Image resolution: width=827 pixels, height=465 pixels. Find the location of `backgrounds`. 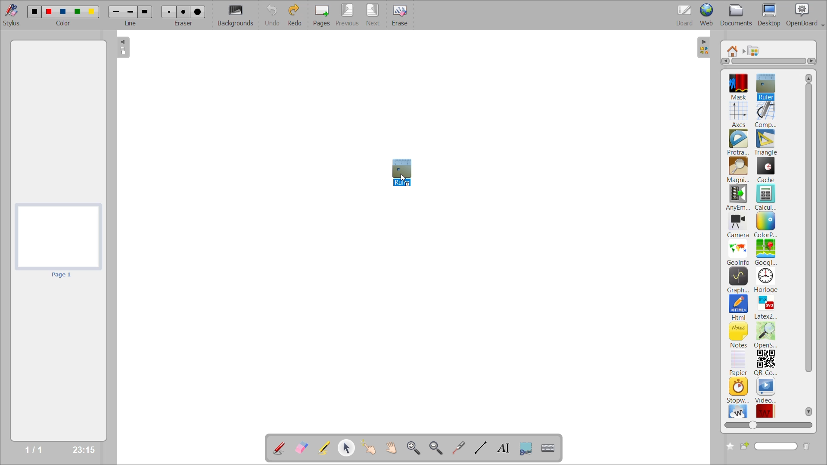

backgrounds is located at coordinates (237, 15).